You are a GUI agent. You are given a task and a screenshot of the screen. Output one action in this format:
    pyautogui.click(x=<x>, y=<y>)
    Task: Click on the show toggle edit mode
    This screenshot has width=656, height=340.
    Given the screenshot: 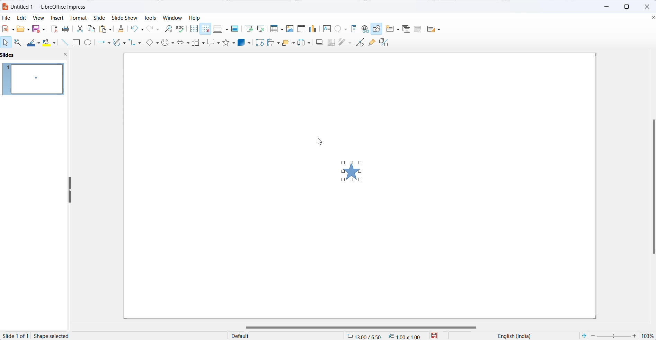 What is the action you would take?
    pyautogui.click(x=360, y=43)
    